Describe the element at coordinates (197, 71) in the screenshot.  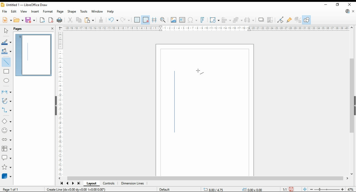
I see `mouse pointer` at that location.